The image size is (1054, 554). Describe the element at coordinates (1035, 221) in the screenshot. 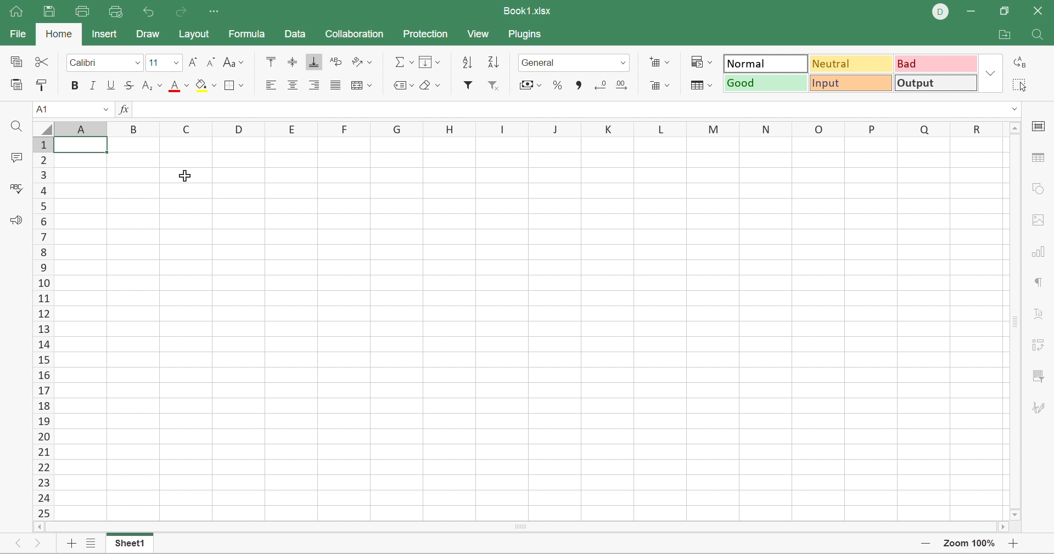

I see `images settings` at that location.